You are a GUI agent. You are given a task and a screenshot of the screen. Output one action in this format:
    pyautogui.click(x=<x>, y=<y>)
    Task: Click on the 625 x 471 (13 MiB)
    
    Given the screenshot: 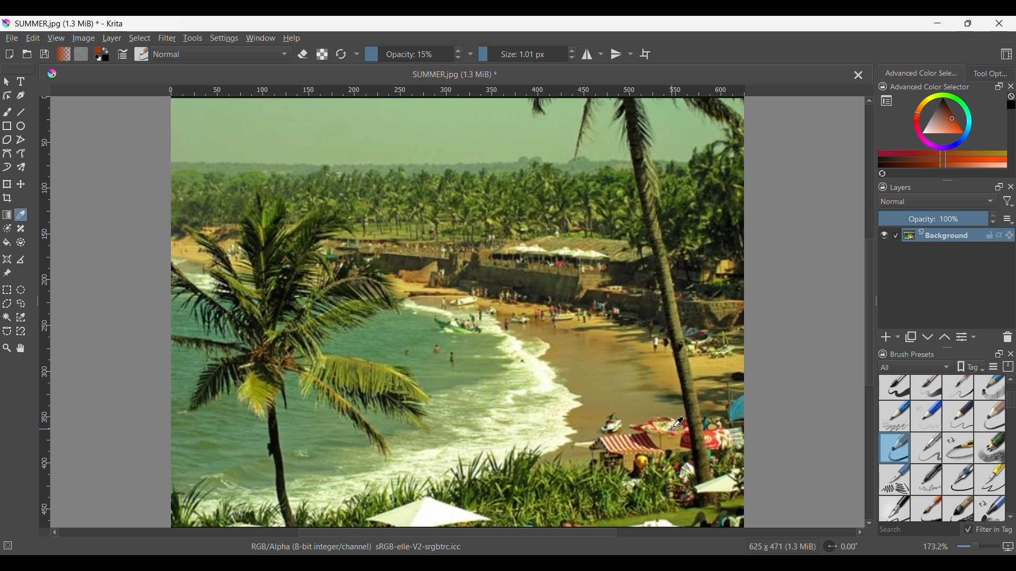 What is the action you would take?
    pyautogui.click(x=781, y=547)
    